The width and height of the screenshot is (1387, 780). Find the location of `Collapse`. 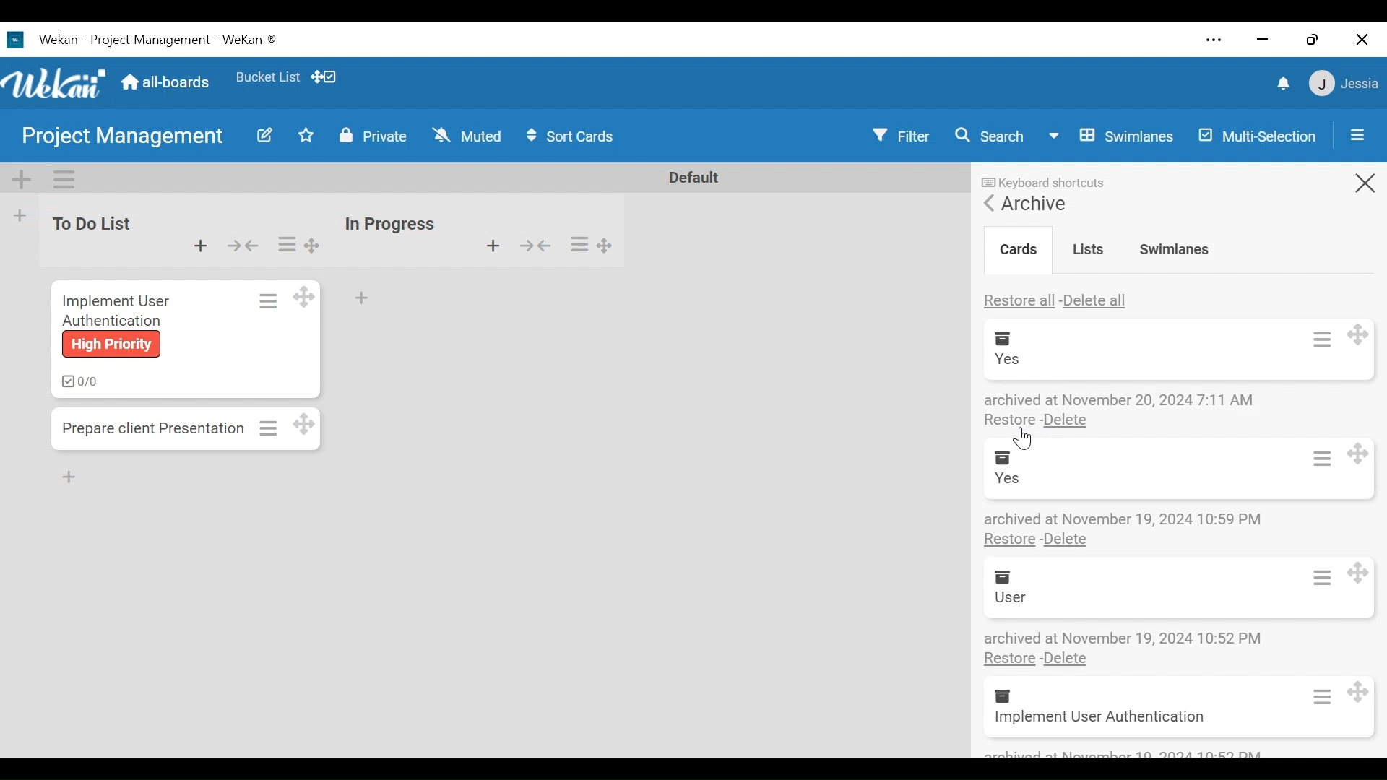

Collapse is located at coordinates (533, 246).